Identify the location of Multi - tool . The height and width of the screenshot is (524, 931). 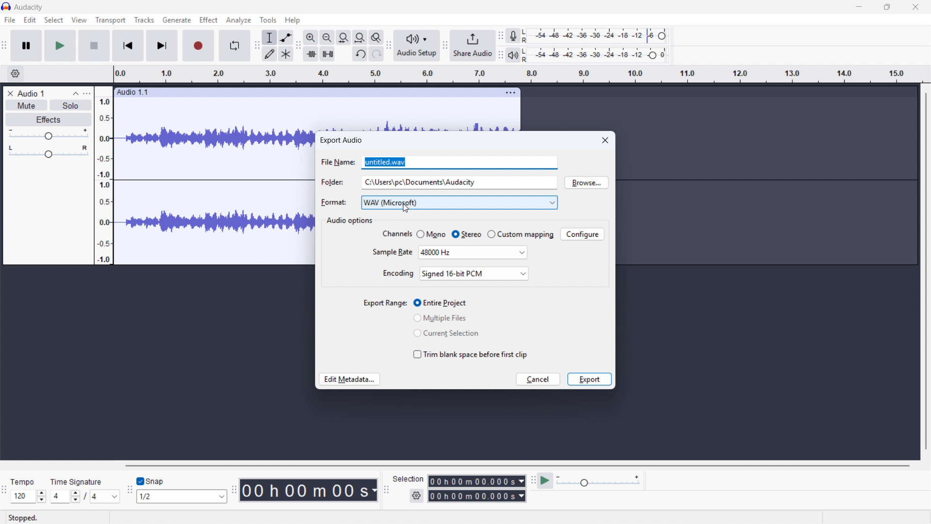
(286, 54).